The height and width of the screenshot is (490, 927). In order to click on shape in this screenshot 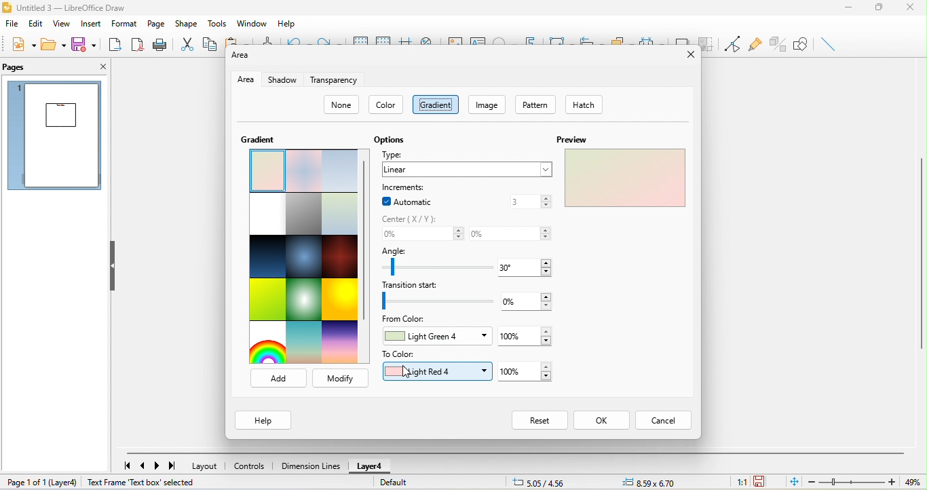, I will do `click(185, 22)`.